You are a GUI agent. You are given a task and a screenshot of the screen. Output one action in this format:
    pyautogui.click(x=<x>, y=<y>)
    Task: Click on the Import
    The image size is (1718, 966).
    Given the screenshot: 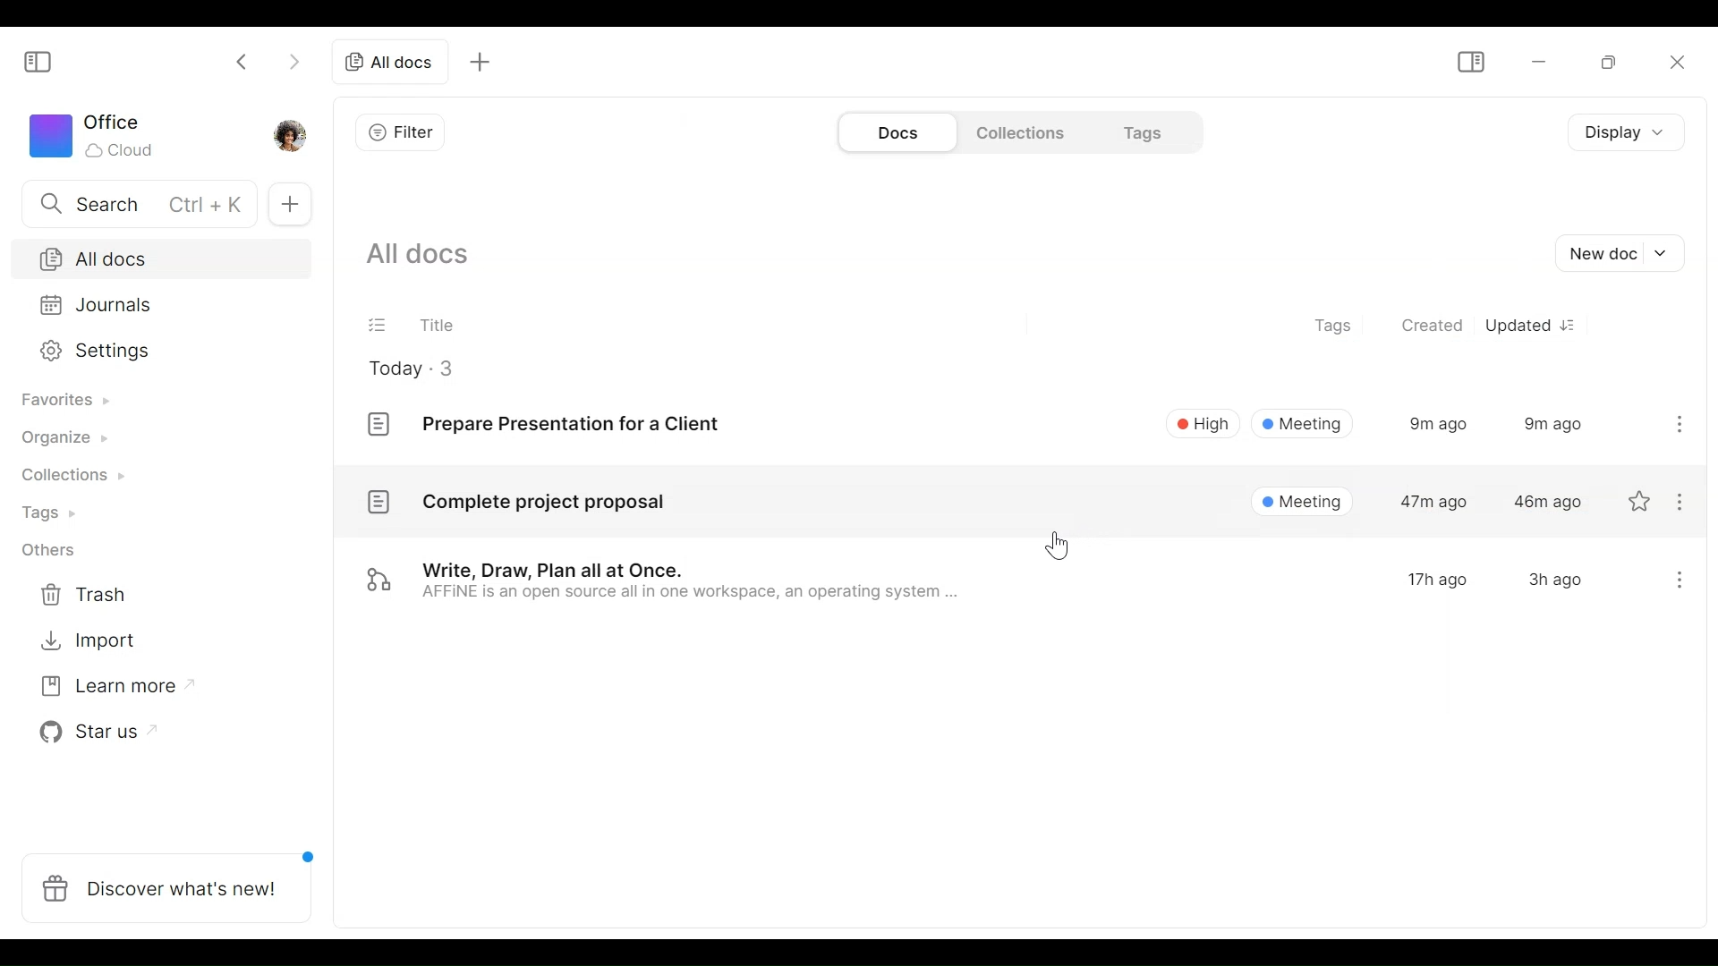 What is the action you would take?
    pyautogui.click(x=93, y=642)
    